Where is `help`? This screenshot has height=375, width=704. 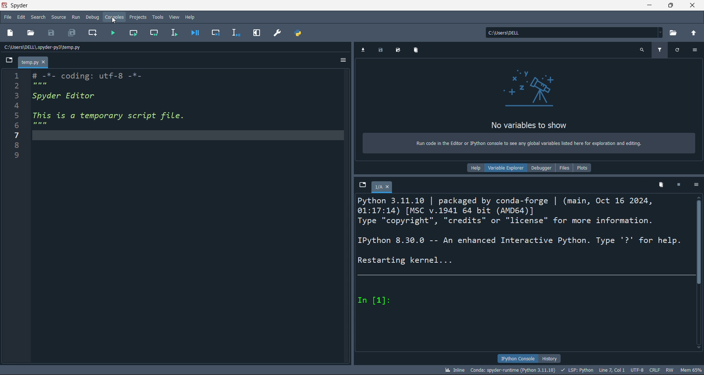 help is located at coordinates (475, 169).